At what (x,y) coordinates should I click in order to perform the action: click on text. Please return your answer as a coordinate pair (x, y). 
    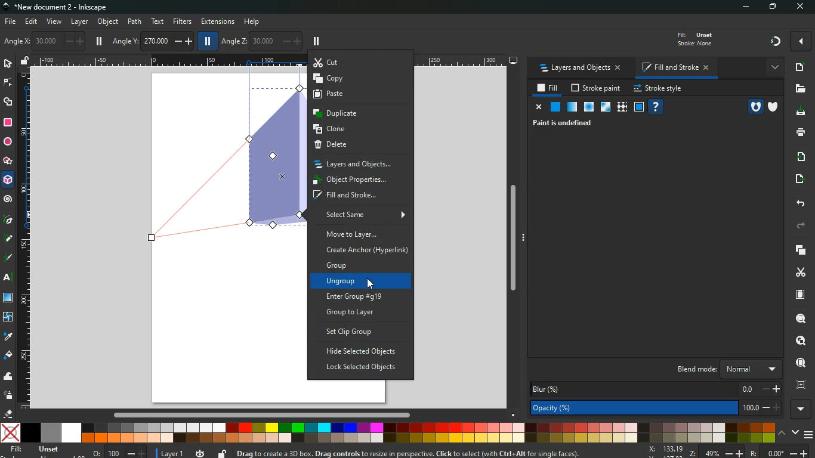
    Looking at the image, I should click on (9, 278).